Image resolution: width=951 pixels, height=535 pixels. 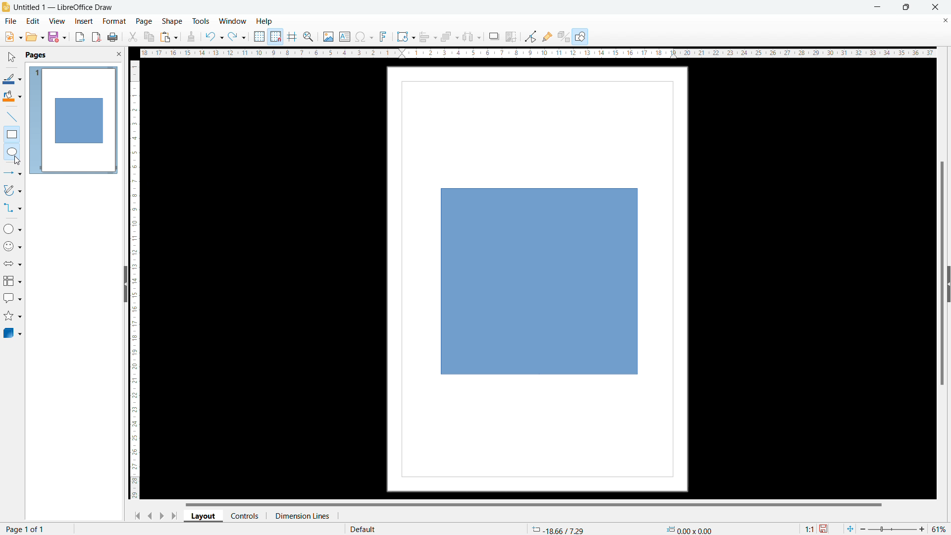 What do you see at coordinates (850, 529) in the screenshot?
I see `fit to current page` at bounding box center [850, 529].